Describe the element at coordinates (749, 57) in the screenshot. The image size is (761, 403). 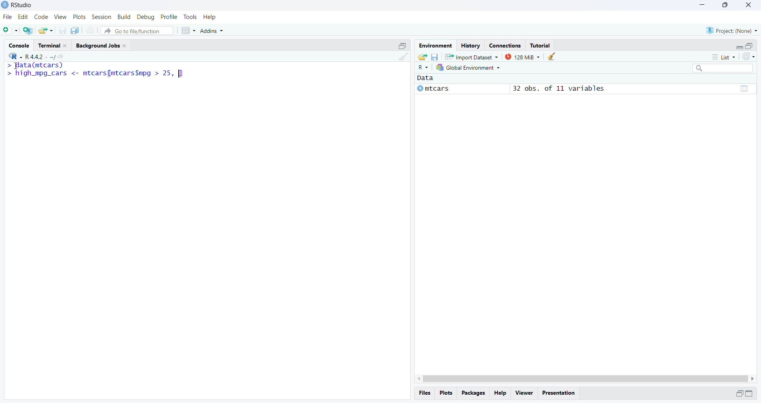
I see `refresh` at that location.